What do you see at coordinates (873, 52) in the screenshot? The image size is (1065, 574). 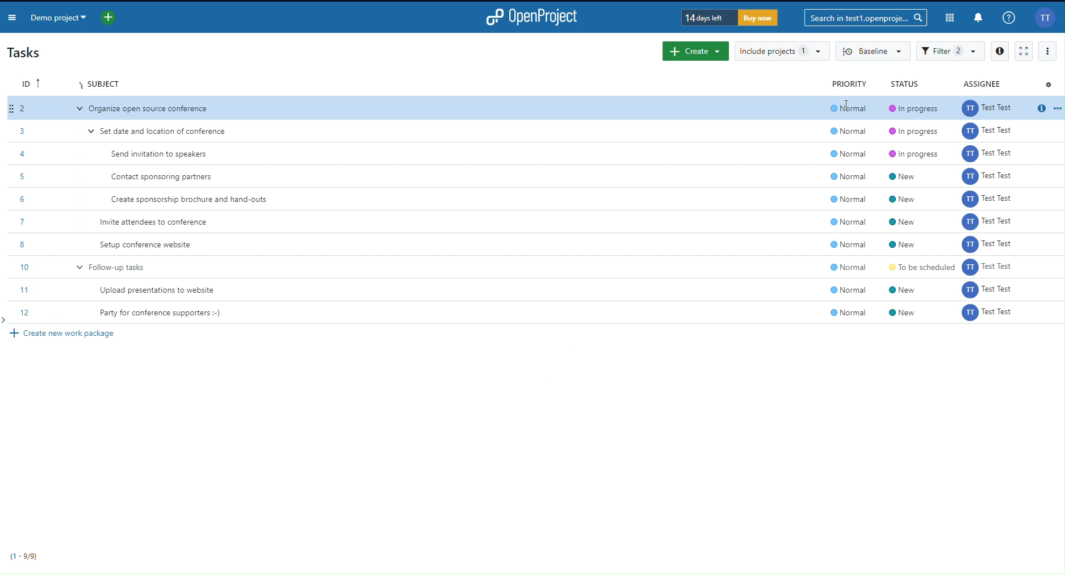 I see `Baseline` at bounding box center [873, 52].